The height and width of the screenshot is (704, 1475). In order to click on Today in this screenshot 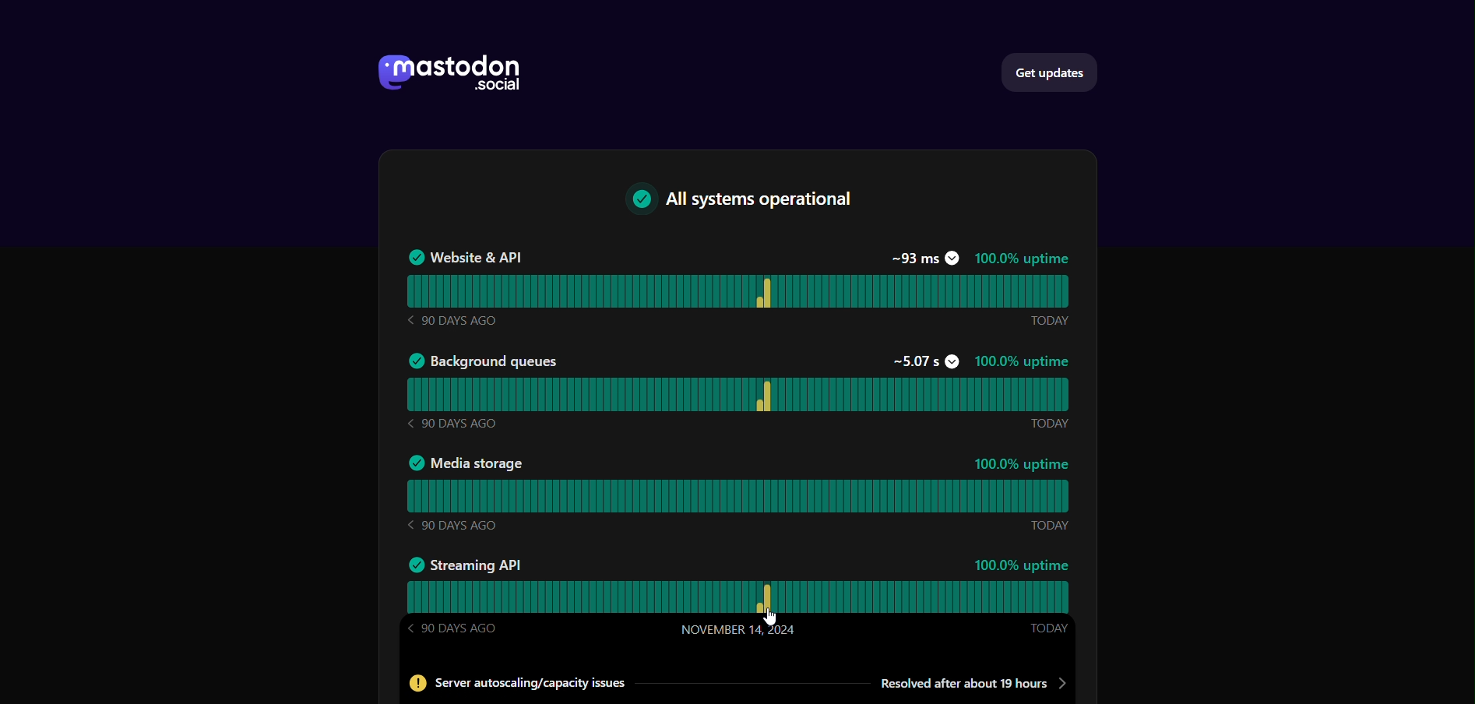, I will do `click(1048, 629)`.